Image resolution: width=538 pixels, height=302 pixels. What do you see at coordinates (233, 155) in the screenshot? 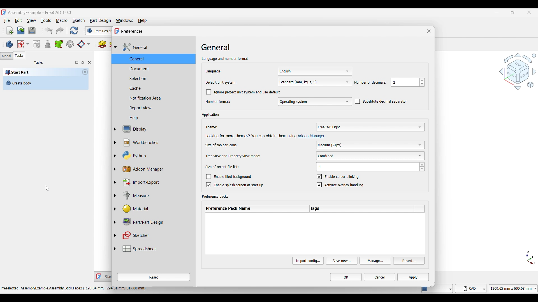
I see `Tree view and Property view mode:` at bounding box center [233, 155].